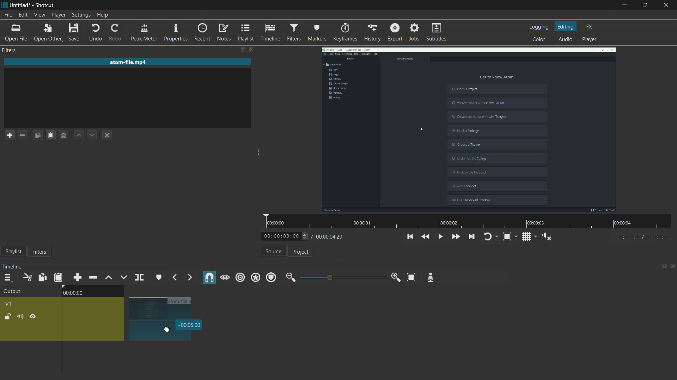  What do you see at coordinates (59, 15) in the screenshot?
I see `player menu` at bounding box center [59, 15].